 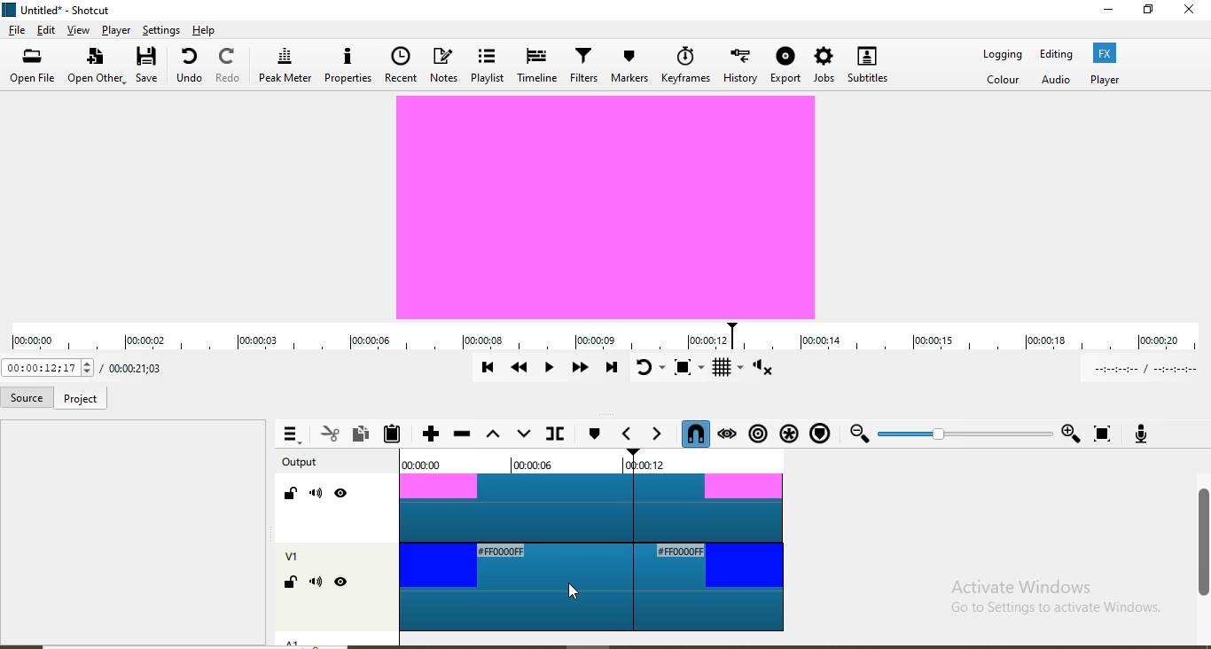 What do you see at coordinates (1102, 80) in the screenshot?
I see `Player` at bounding box center [1102, 80].